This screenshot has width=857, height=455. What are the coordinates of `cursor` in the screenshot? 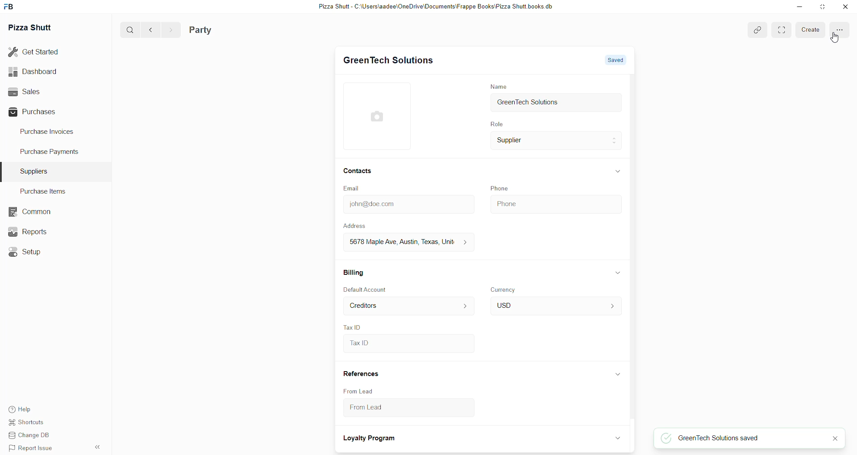 It's located at (835, 38).